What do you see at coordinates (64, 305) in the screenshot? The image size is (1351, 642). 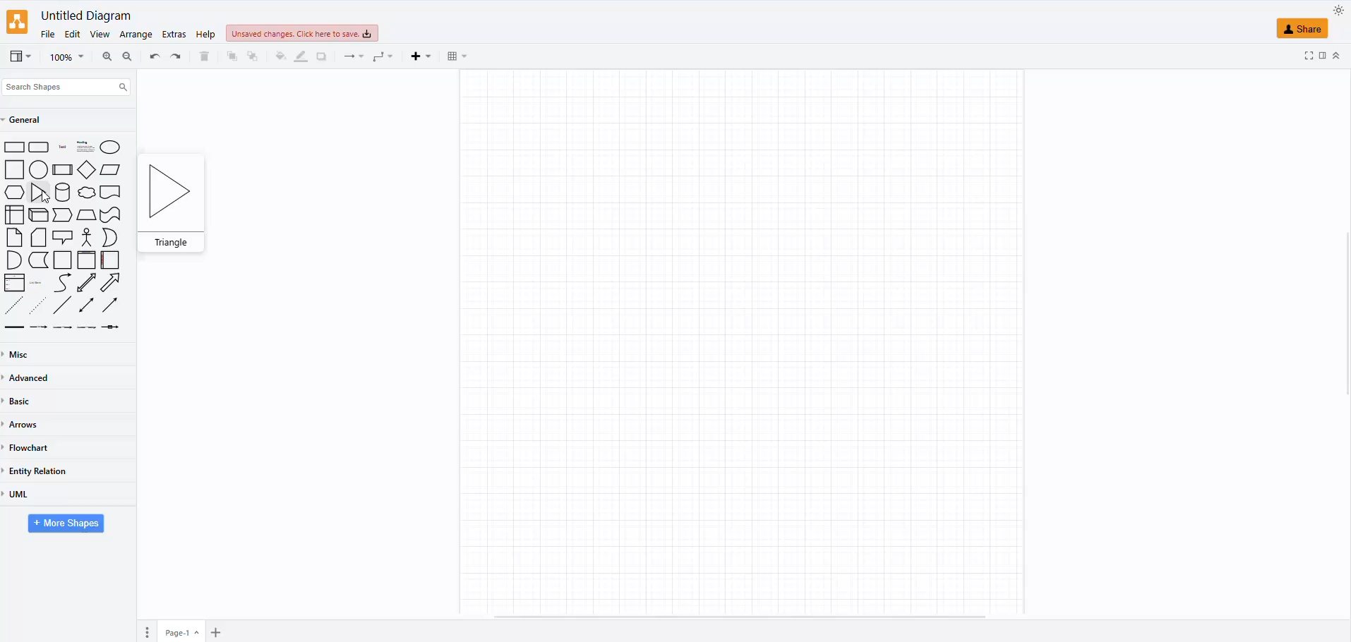 I see `Line` at bounding box center [64, 305].